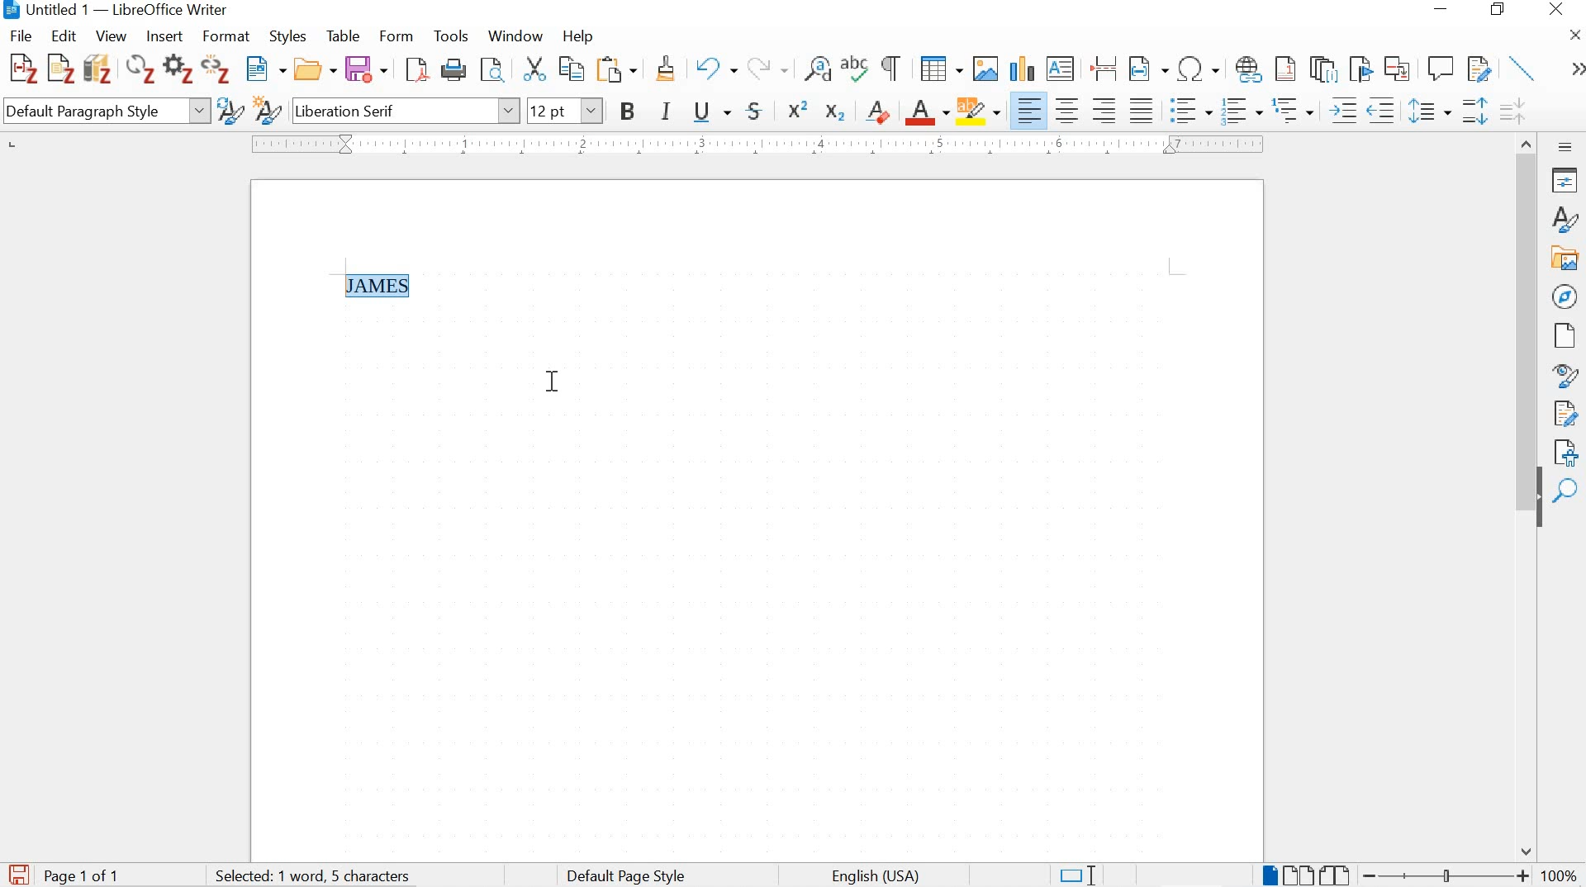  I want to click on decrease paragraph spacing, so click(1512, 113).